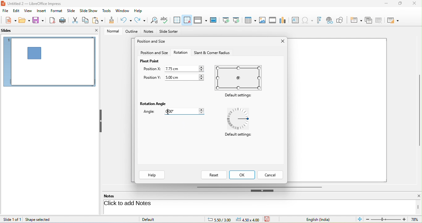 This screenshot has height=223, width=422. Describe the element at coordinates (393, 220) in the screenshot. I see `zoom` at that location.